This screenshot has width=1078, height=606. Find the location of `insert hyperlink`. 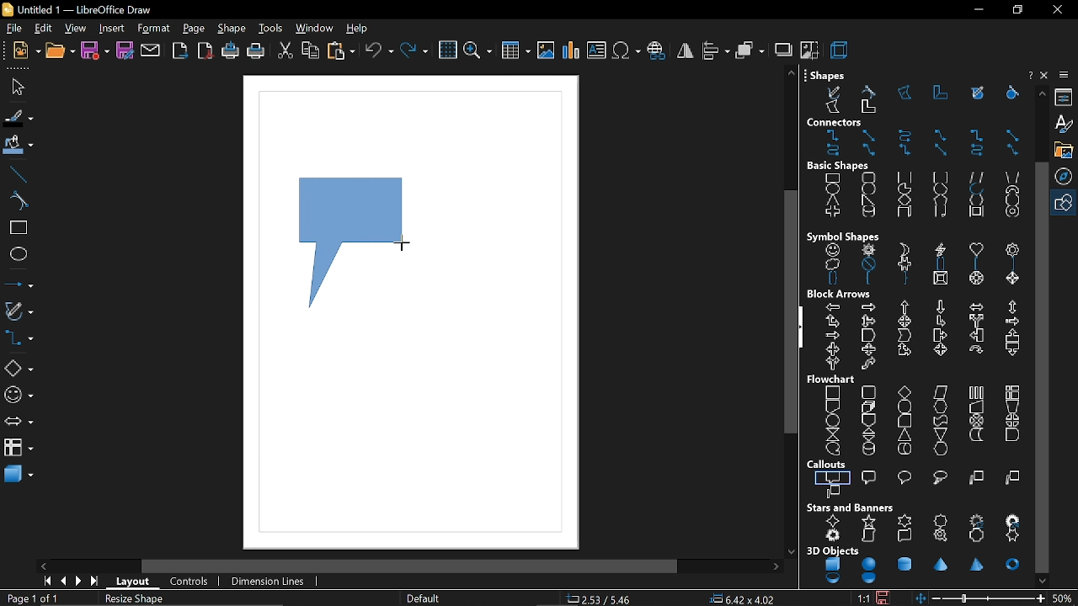

insert hyperlink is located at coordinates (656, 51).